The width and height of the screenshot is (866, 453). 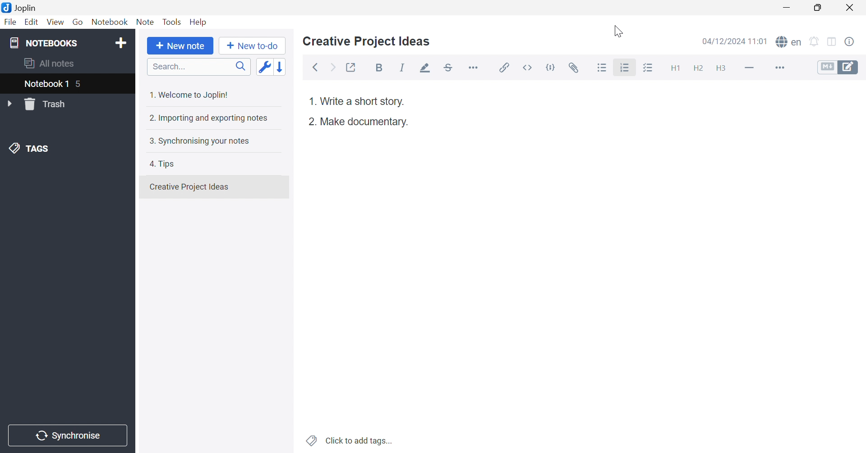 What do you see at coordinates (855, 42) in the screenshot?
I see `Note properties` at bounding box center [855, 42].